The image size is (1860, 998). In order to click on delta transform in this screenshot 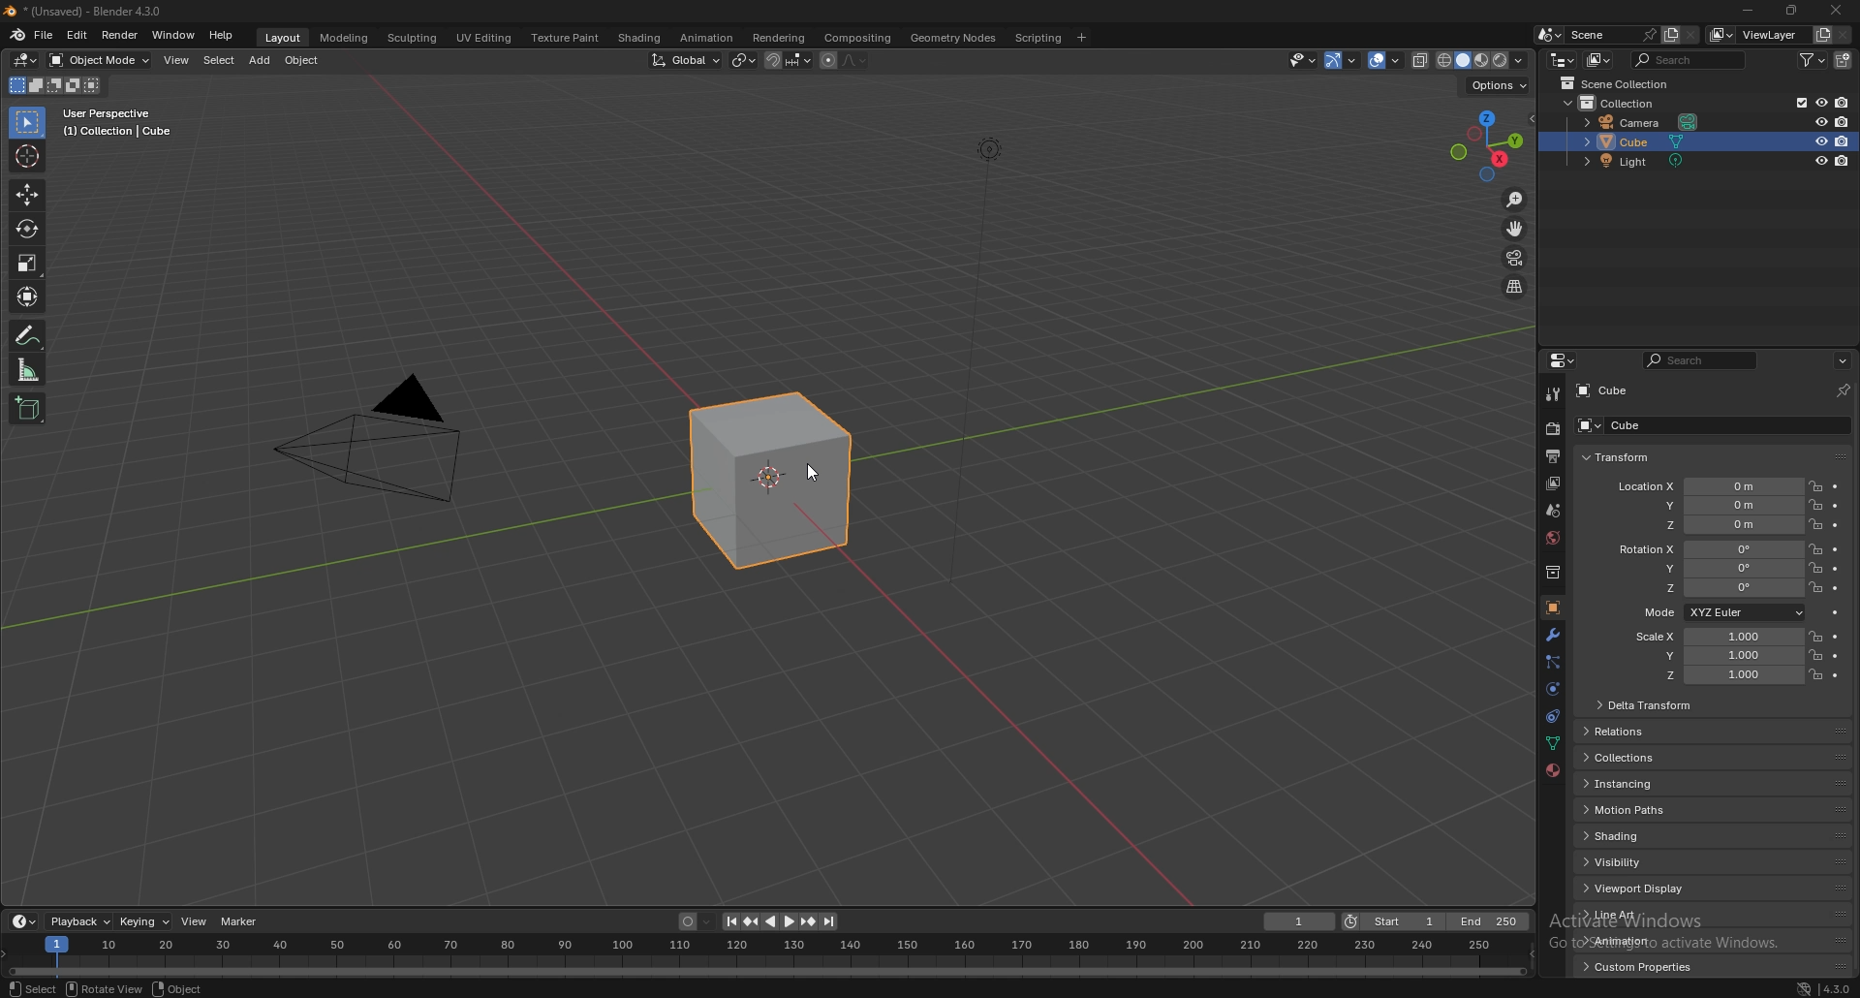, I will do `click(1672, 705)`.